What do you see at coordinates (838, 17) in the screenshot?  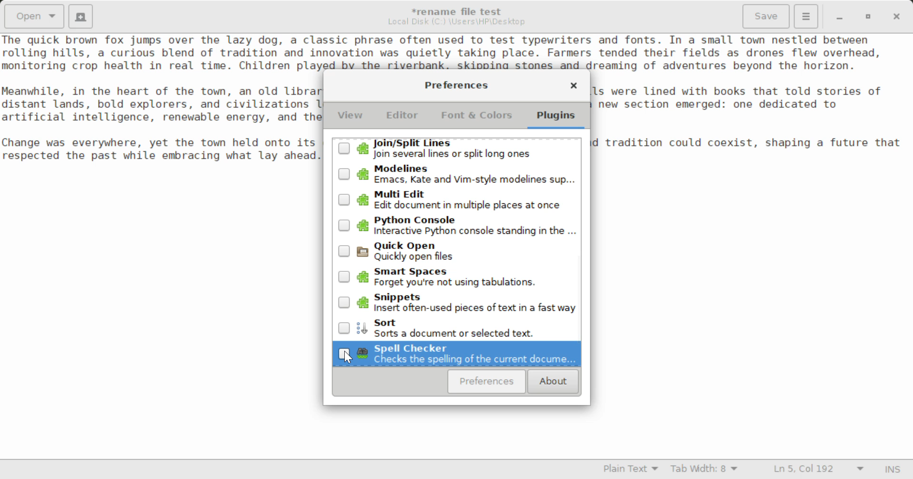 I see `Restore Down` at bounding box center [838, 17].